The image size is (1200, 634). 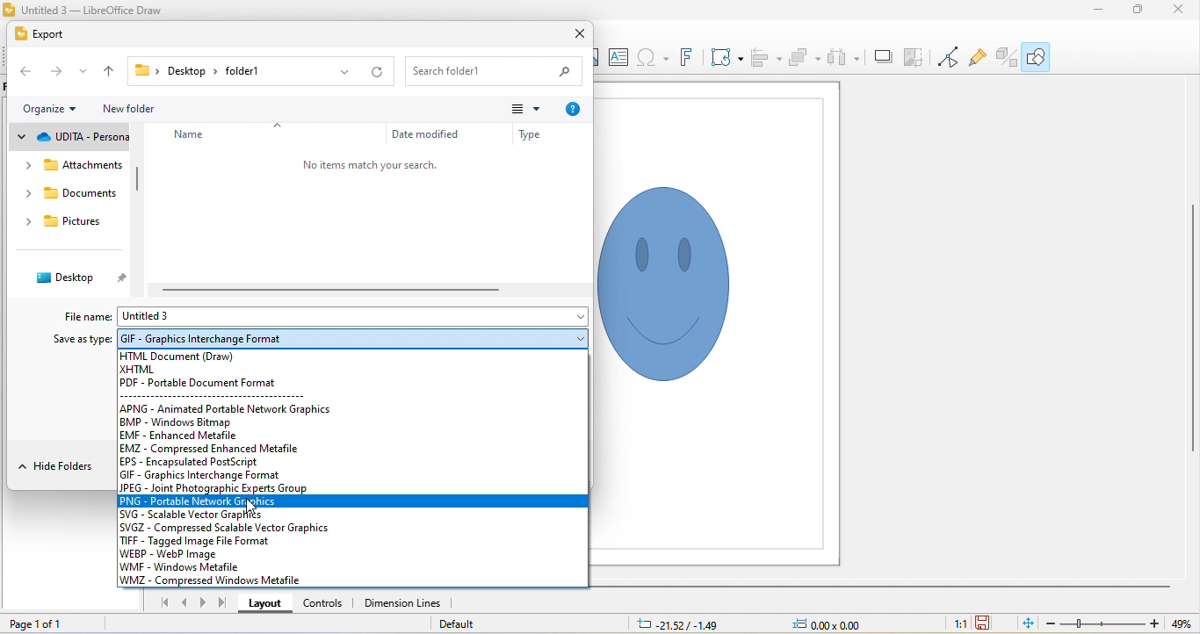 I want to click on crop, so click(x=915, y=57).